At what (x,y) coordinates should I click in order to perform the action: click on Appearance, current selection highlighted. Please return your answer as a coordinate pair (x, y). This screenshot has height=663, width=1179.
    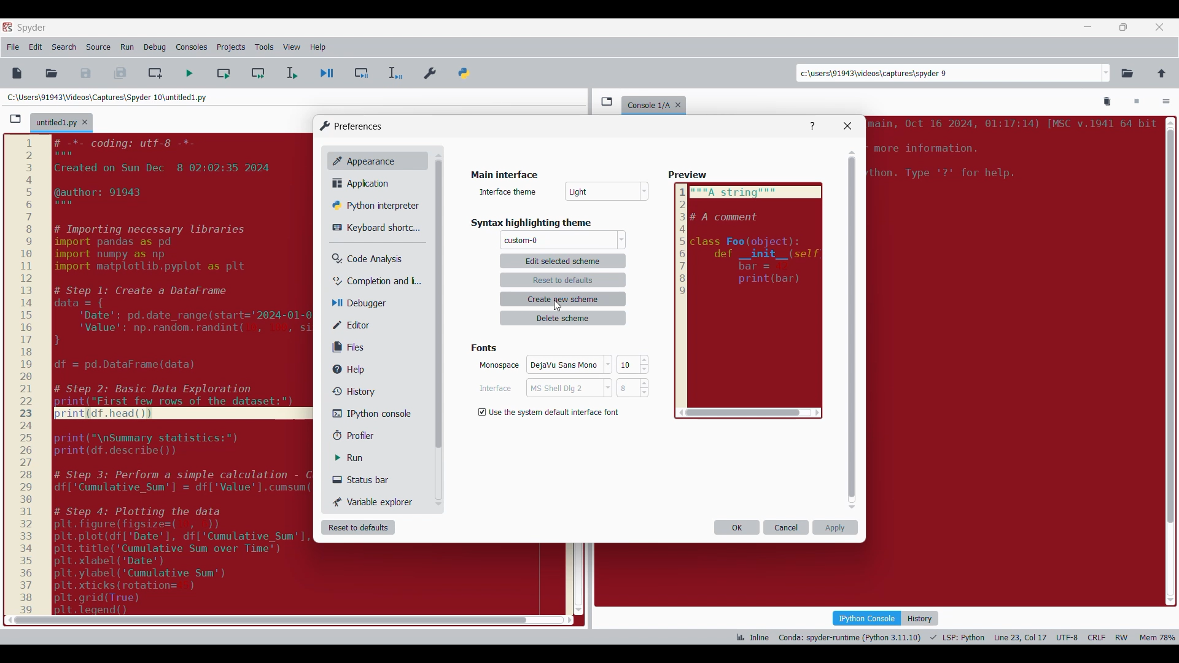
    Looking at the image, I should click on (378, 161).